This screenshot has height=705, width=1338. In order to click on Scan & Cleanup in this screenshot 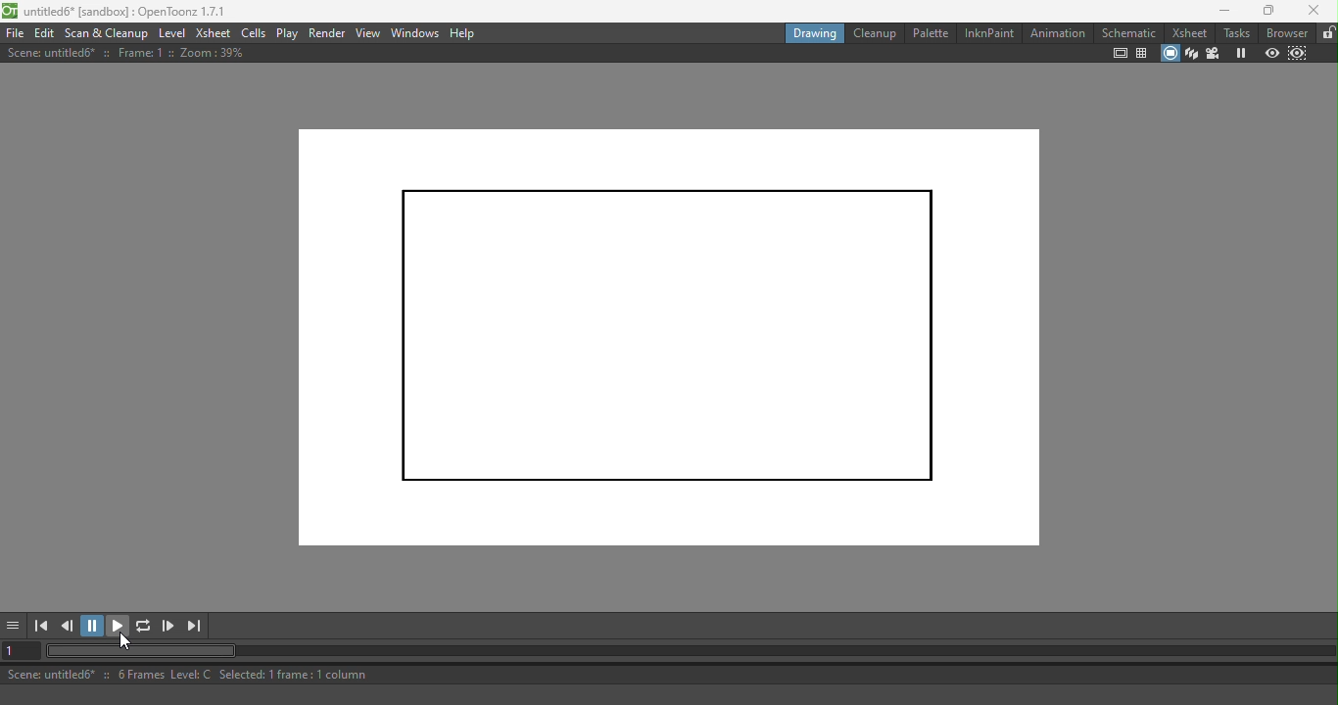, I will do `click(107, 33)`.